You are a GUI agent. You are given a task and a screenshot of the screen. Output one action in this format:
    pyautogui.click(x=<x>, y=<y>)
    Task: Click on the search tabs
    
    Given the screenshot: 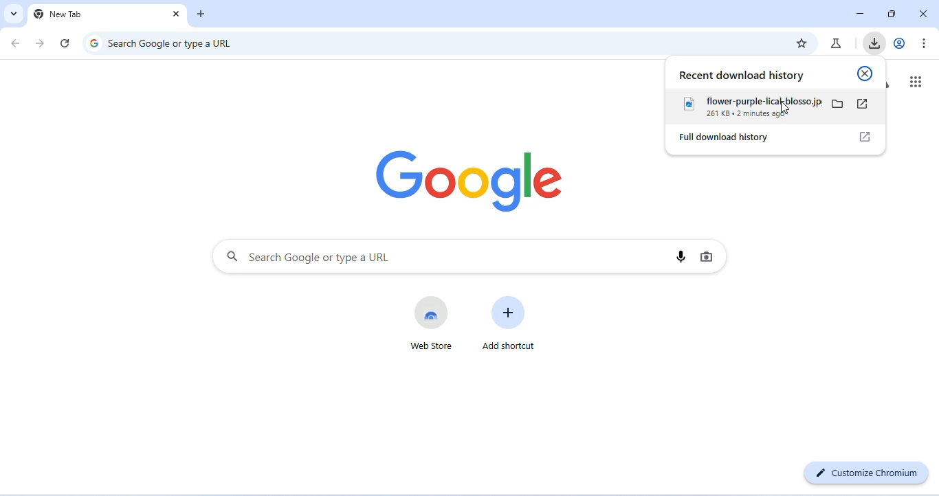 What is the action you would take?
    pyautogui.click(x=14, y=14)
    